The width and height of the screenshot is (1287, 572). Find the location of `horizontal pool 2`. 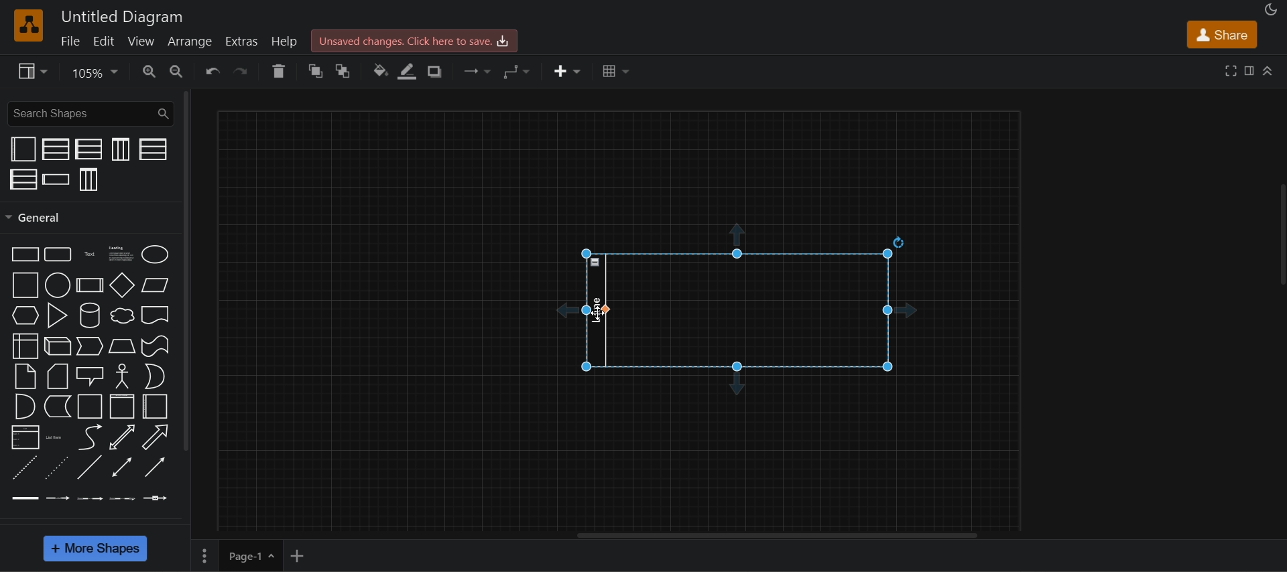

horizontal pool 2 is located at coordinates (90, 149).